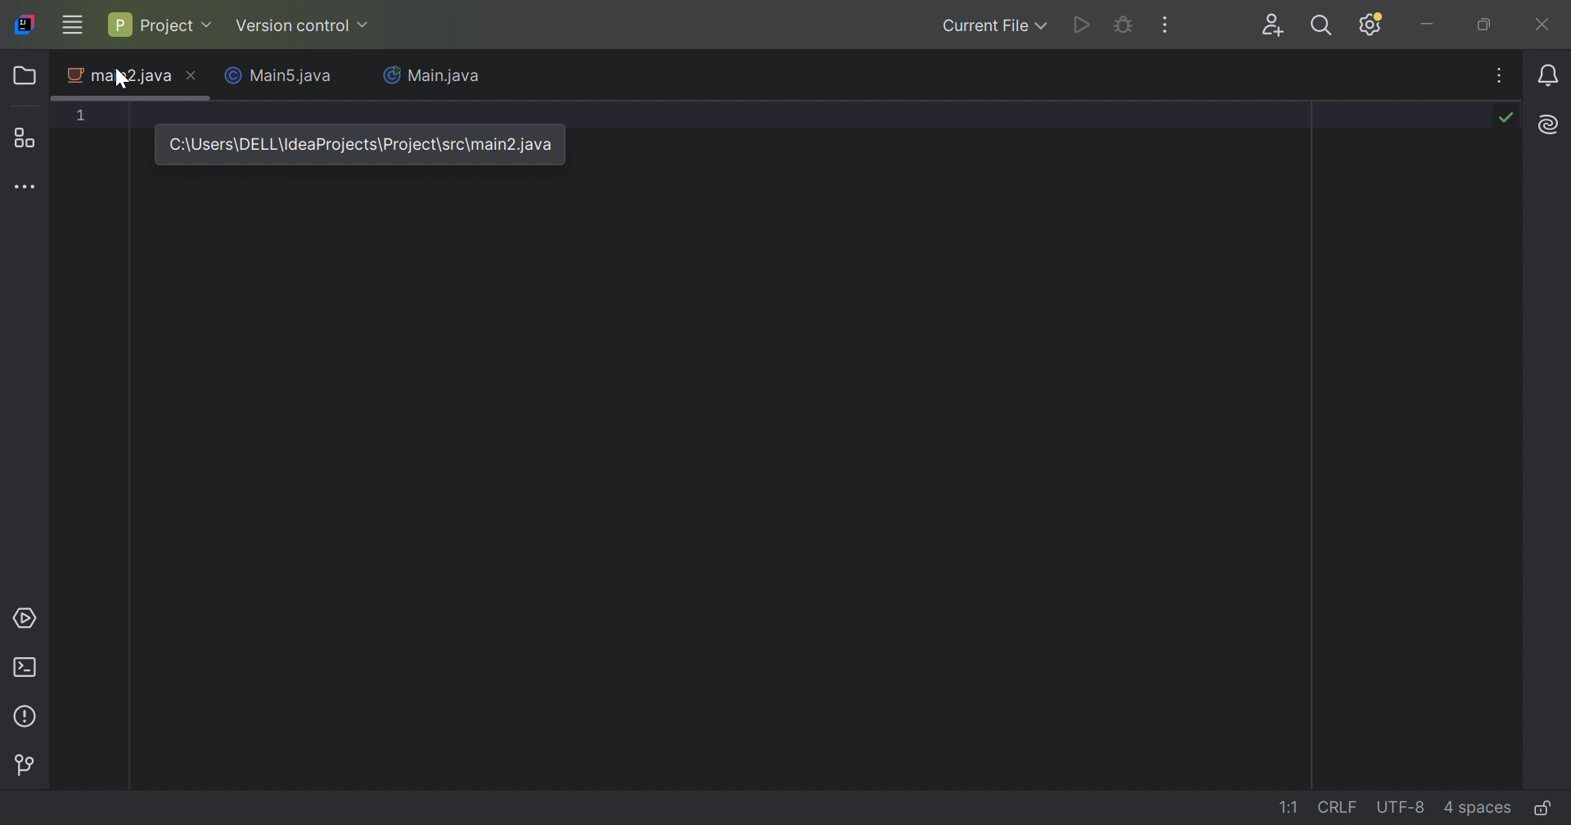  Describe the element at coordinates (1480, 807) in the screenshot. I see `indent: 4 spaces` at that location.